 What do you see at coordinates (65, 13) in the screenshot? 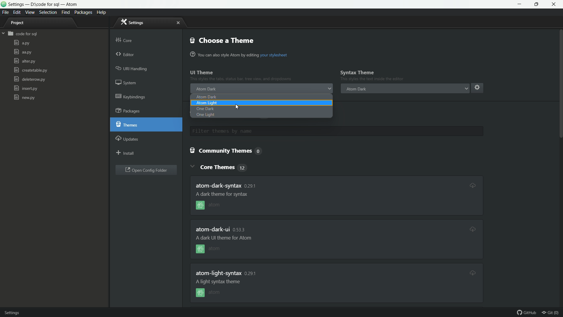
I see `find menu` at bounding box center [65, 13].